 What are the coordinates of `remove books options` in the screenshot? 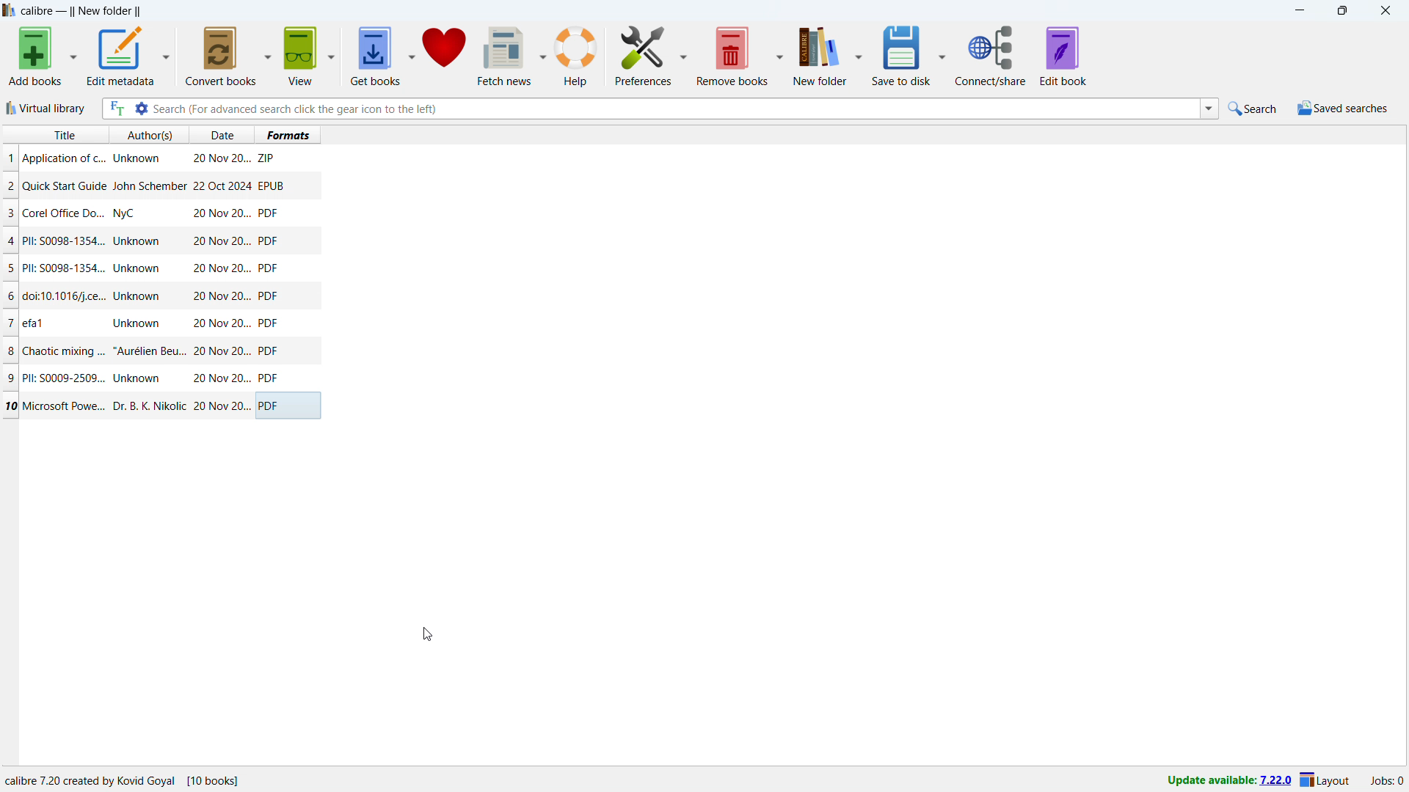 It's located at (782, 55).